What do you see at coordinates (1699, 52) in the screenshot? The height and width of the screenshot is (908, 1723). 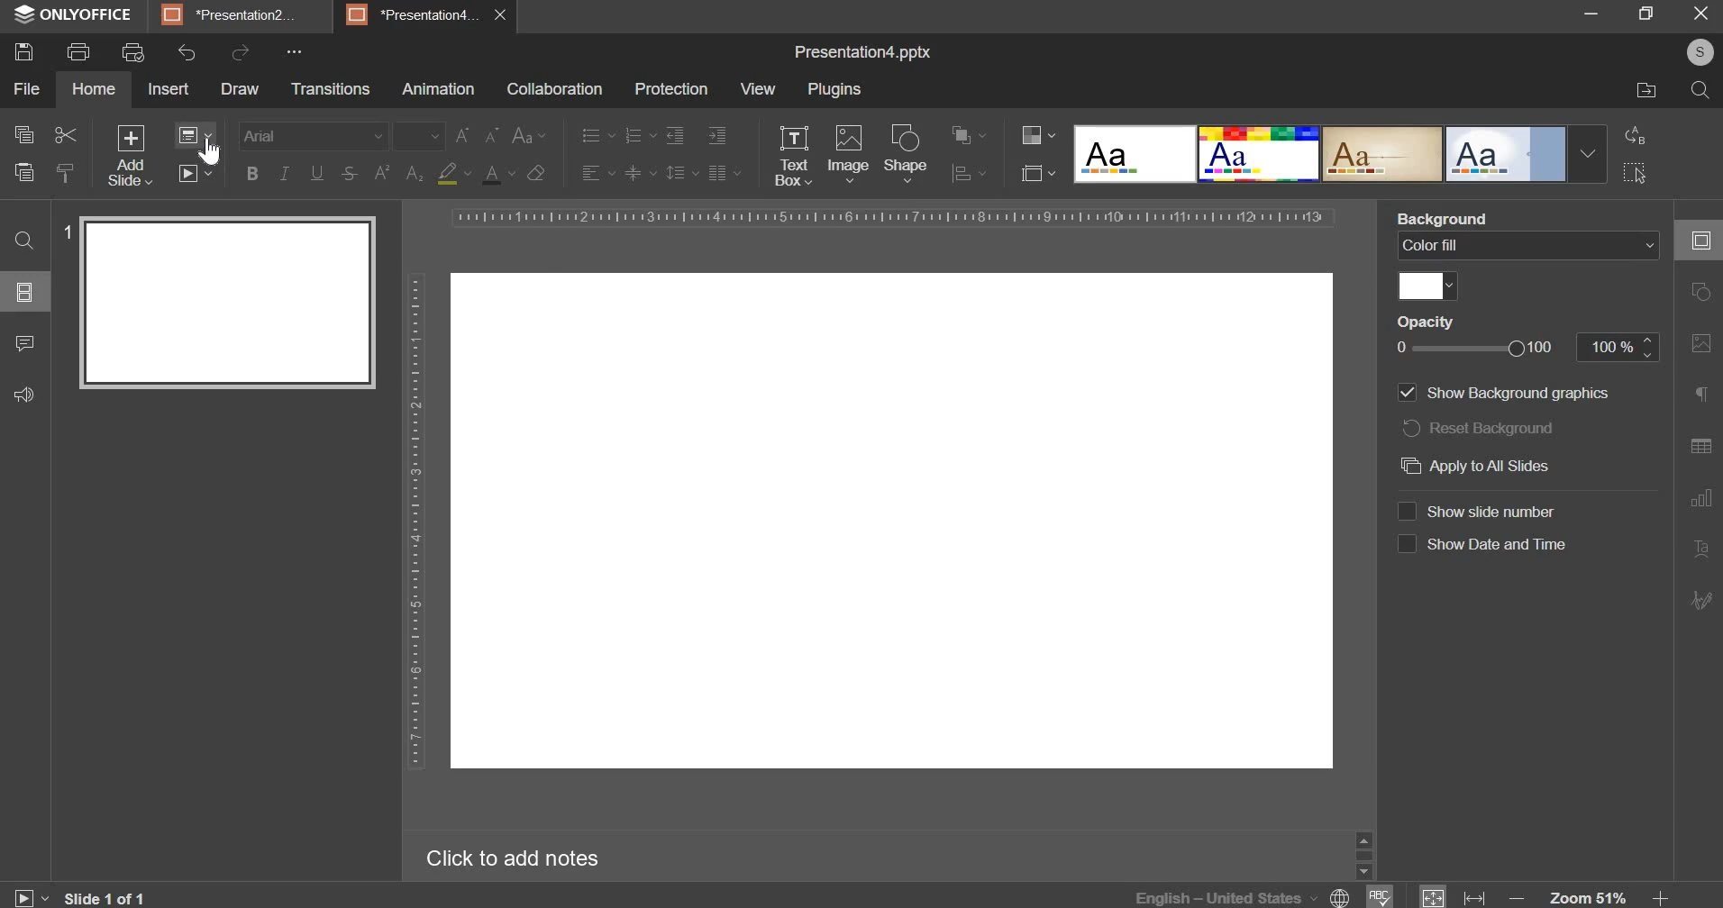 I see `user profile` at bounding box center [1699, 52].